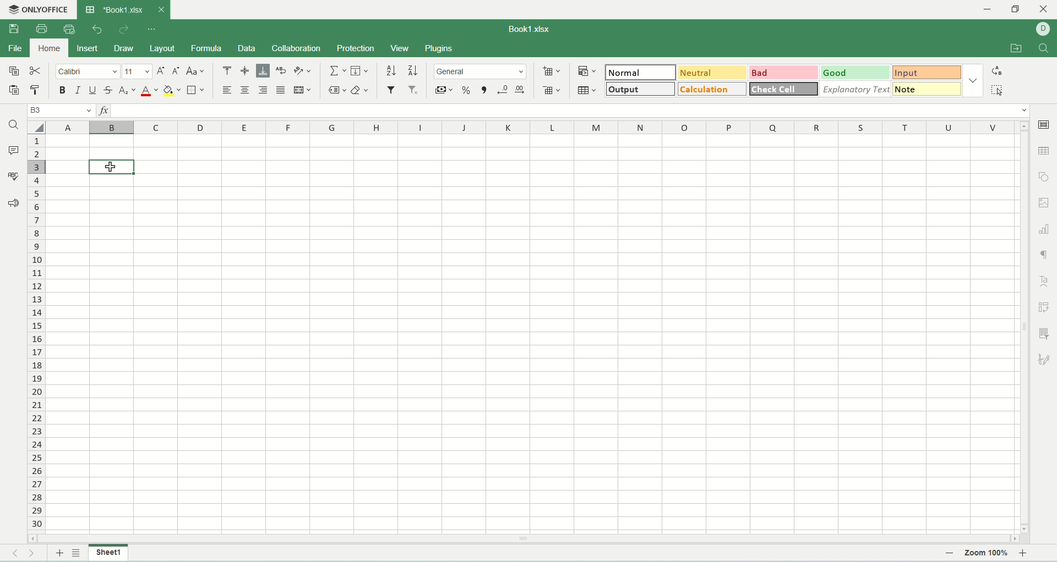  Describe the element at coordinates (950, 553) in the screenshot. I see `zoom out` at that location.